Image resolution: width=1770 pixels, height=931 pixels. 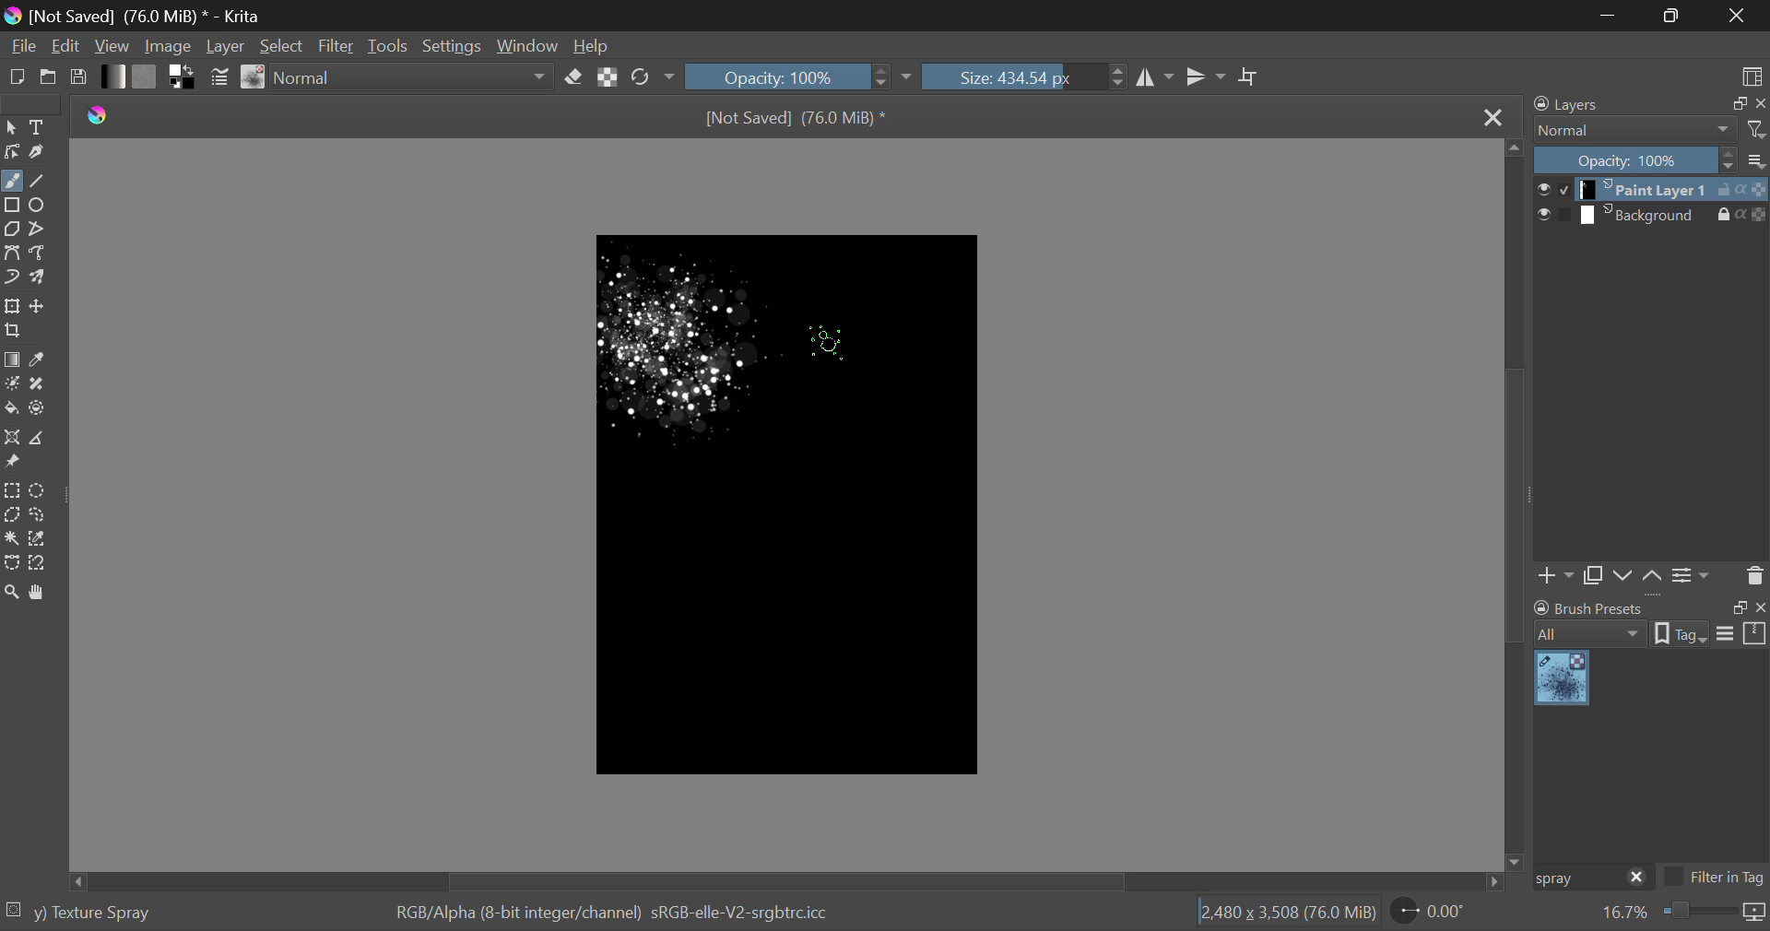 What do you see at coordinates (77, 76) in the screenshot?
I see `Save` at bounding box center [77, 76].